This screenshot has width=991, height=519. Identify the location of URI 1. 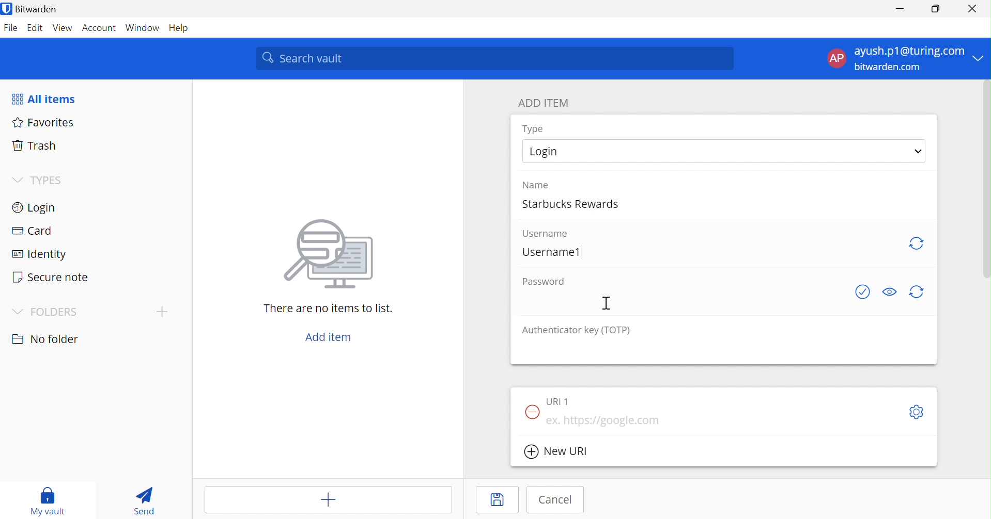
(560, 401).